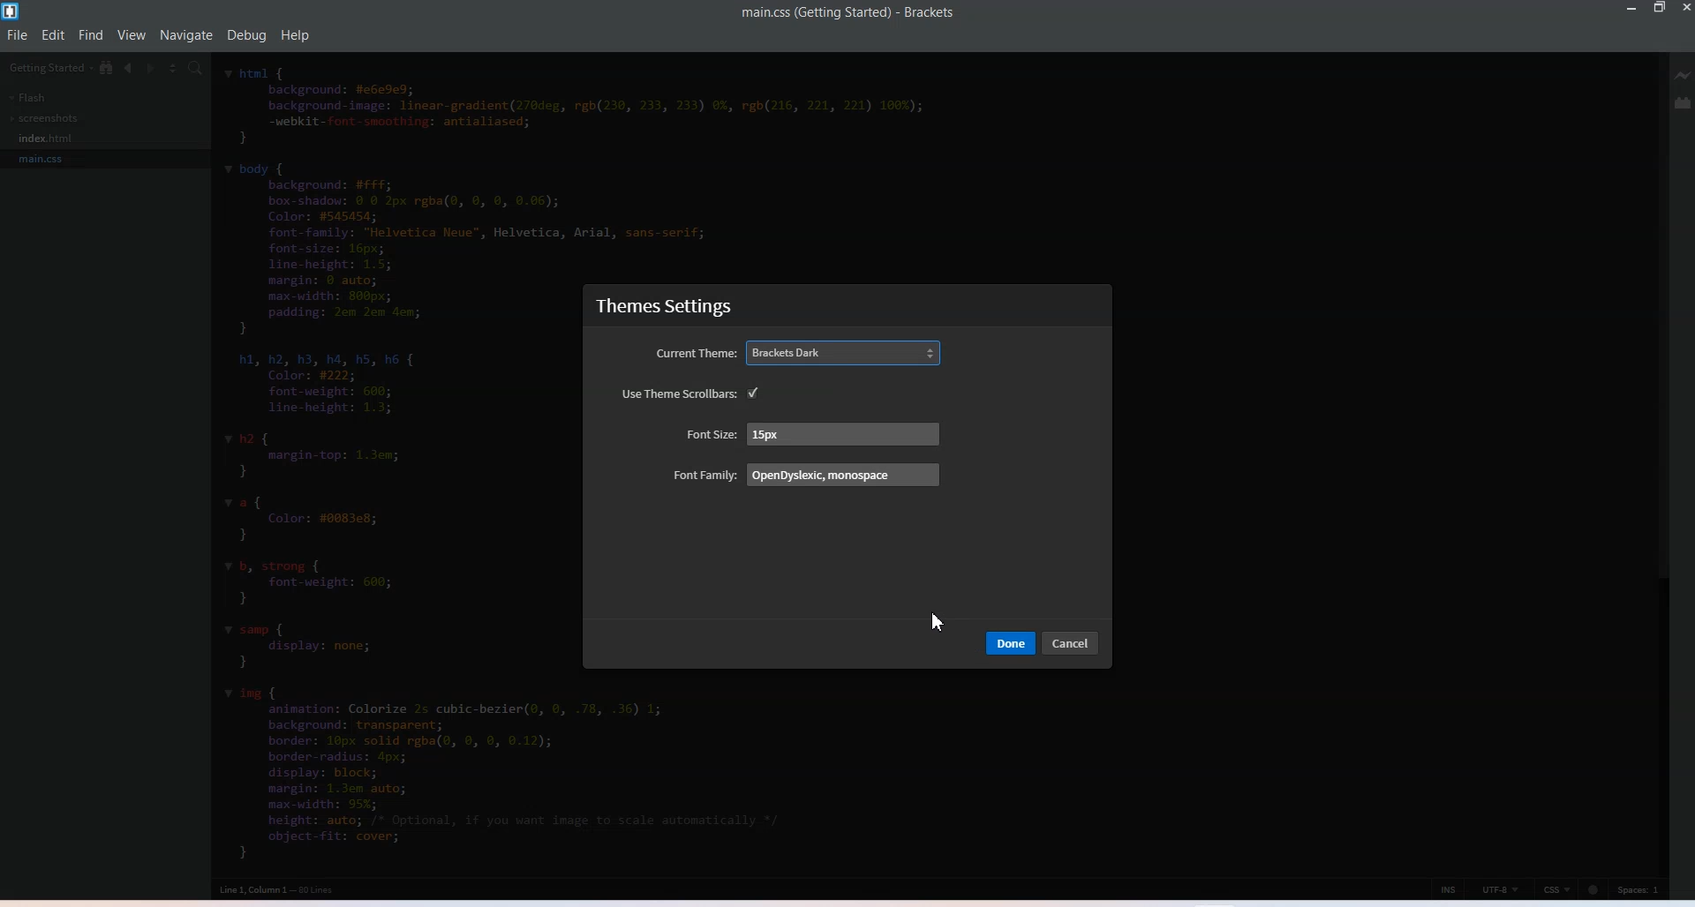 Image resolution: width=1695 pixels, height=907 pixels. What do you see at coordinates (1449, 888) in the screenshot?
I see `INS` at bounding box center [1449, 888].